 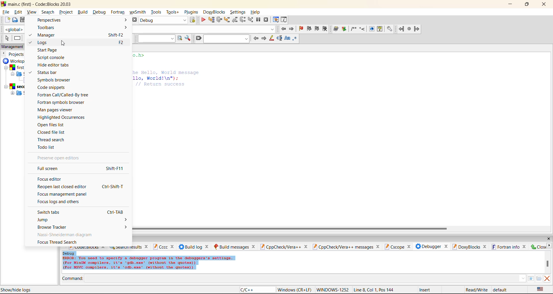 I want to click on next, so click(x=264, y=39).